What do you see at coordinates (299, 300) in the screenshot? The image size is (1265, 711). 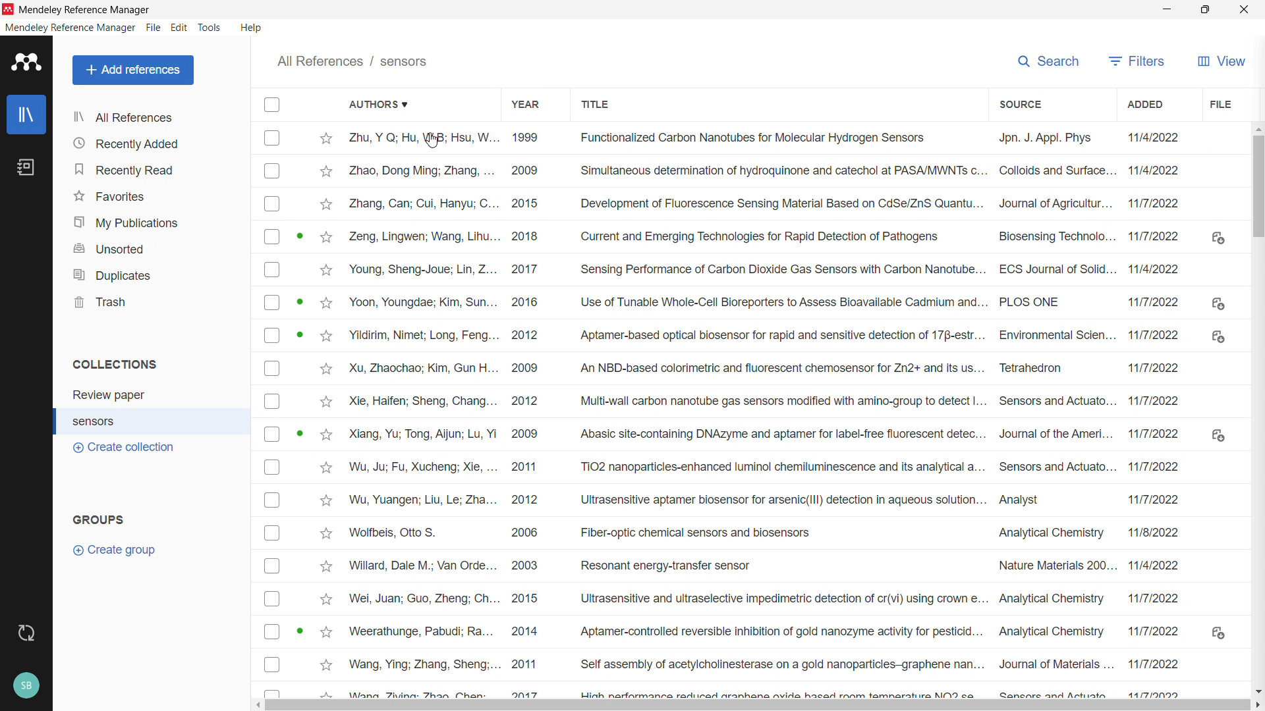 I see `PDF available` at bounding box center [299, 300].